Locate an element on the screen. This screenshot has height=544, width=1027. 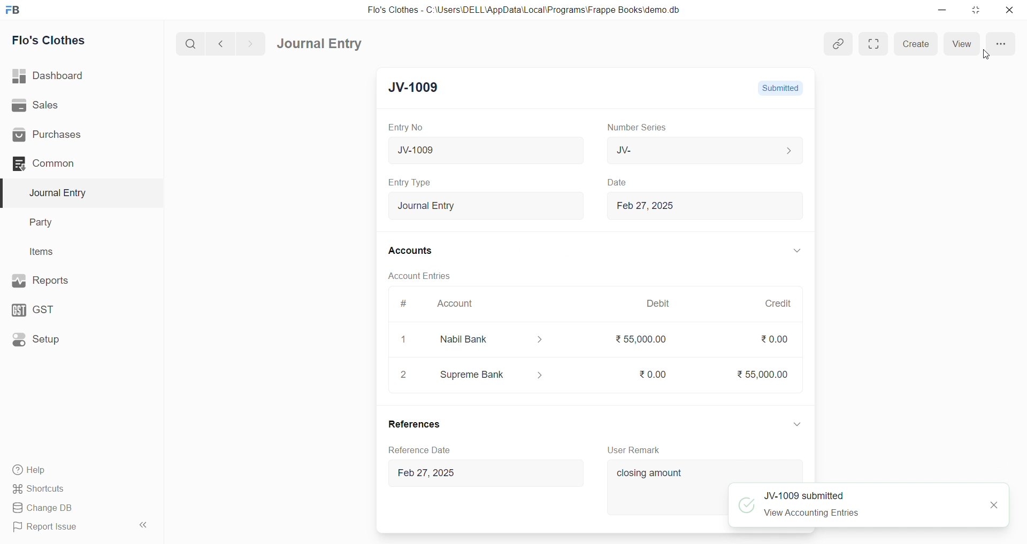
Shortcuts is located at coordinates (65, 489).